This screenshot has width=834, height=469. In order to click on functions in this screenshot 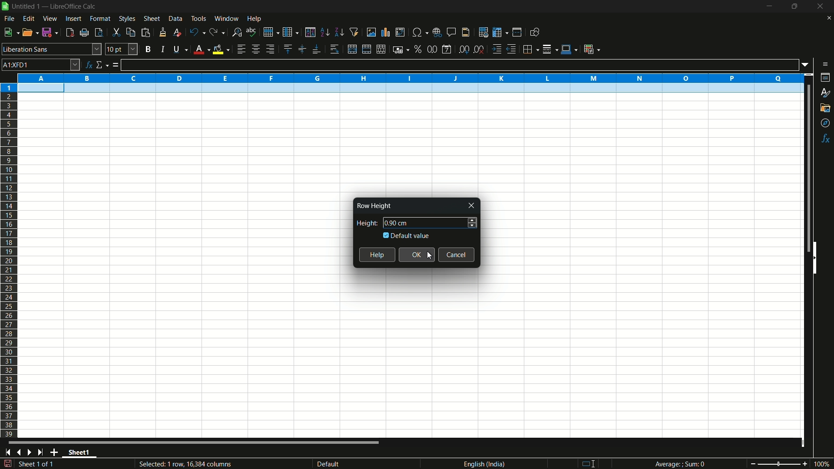, I will do `click(826, 139)`.